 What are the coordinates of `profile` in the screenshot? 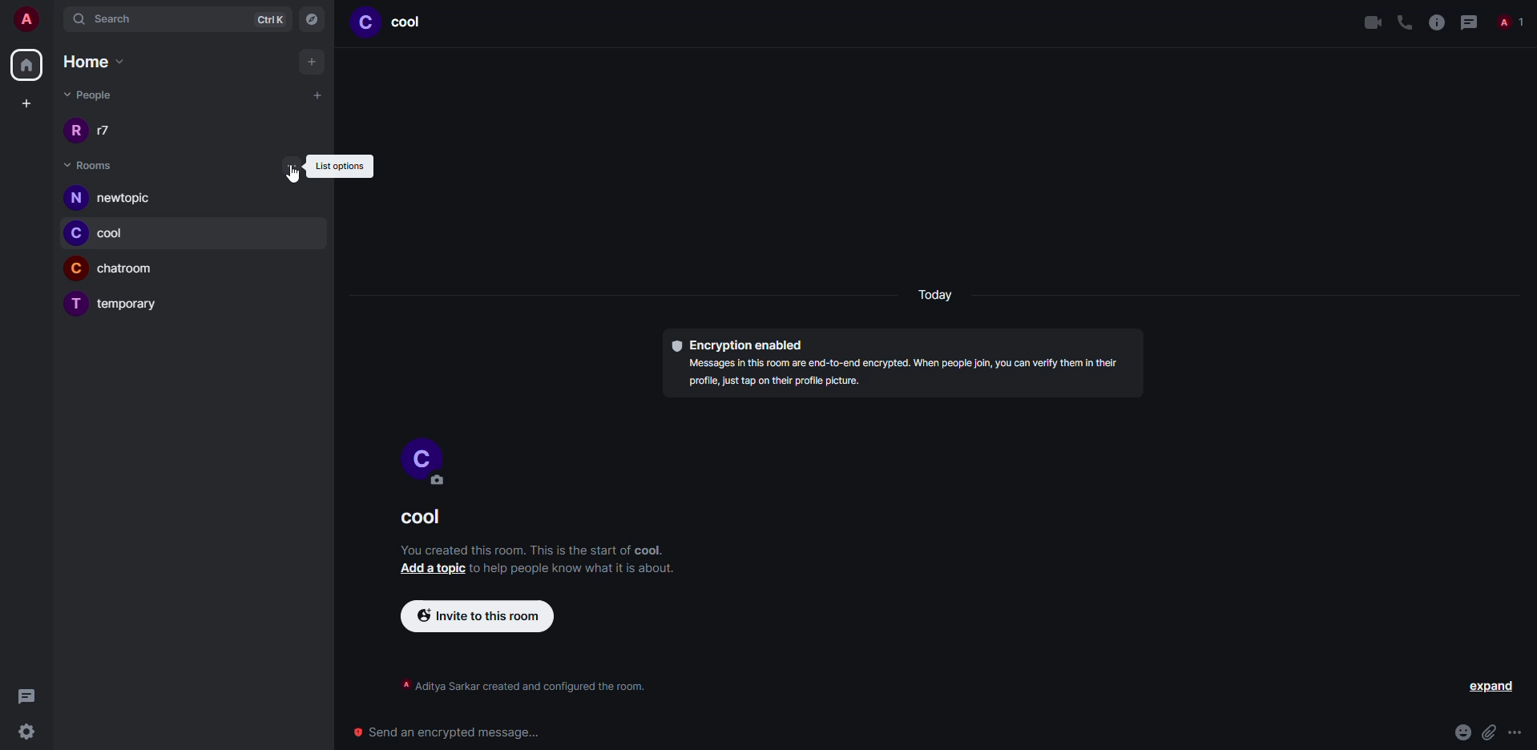 It's located at (75, 198).